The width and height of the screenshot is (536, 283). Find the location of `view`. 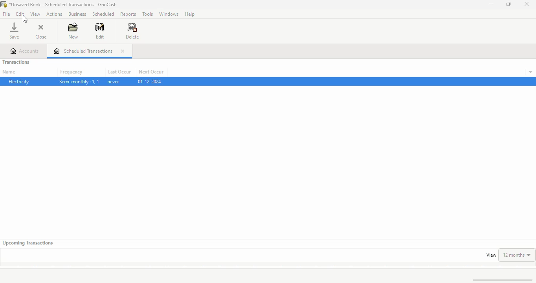

view is located at coordinates (35, 14).